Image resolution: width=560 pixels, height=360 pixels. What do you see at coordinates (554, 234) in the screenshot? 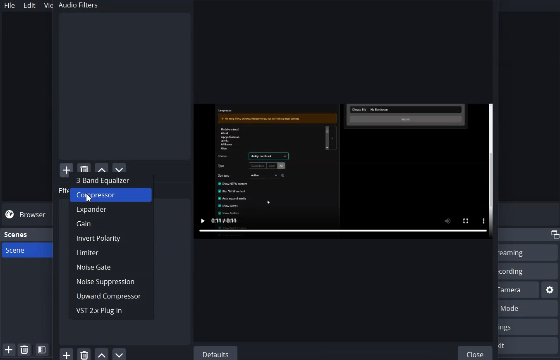
I see `Maximize` at bounding box center [554, 234].